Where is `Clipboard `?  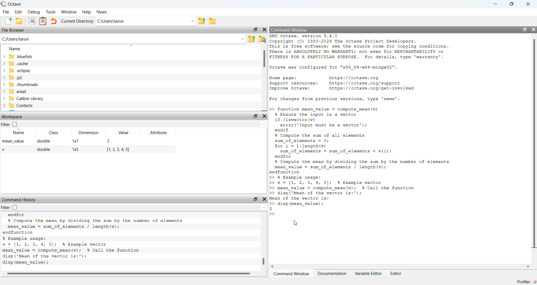 Clipboard  is located at coordinates (43, 21).